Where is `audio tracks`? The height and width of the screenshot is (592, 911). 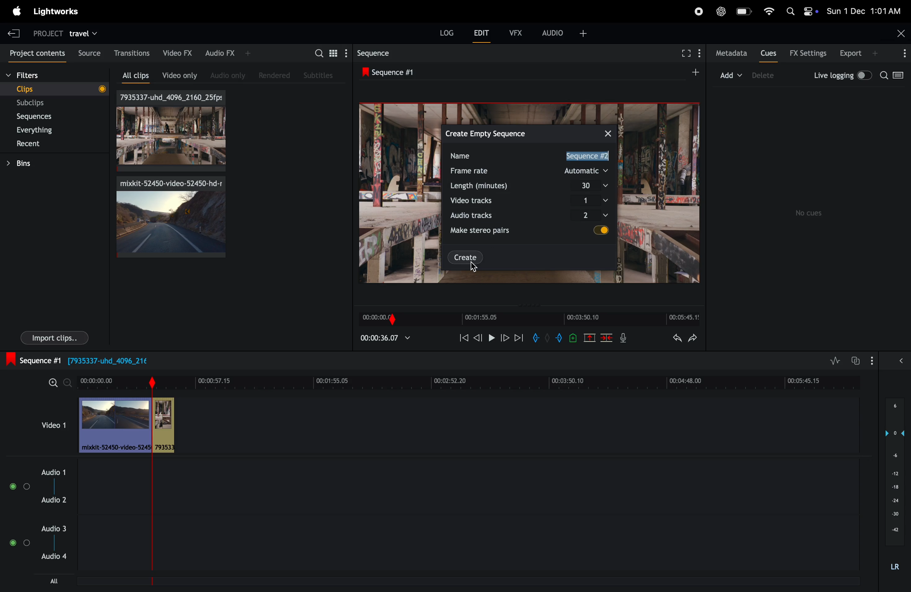 audio tracks is located at coordinates (481, 216).